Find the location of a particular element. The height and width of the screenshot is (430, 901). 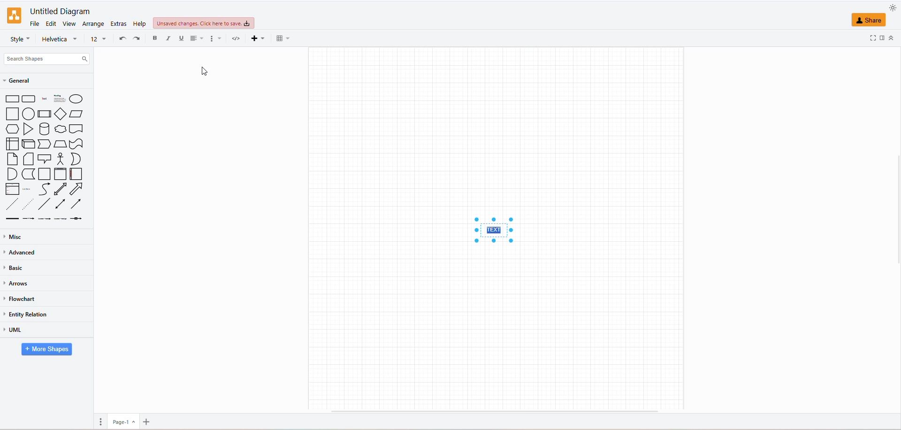

file is located at coordinates (34, 23).